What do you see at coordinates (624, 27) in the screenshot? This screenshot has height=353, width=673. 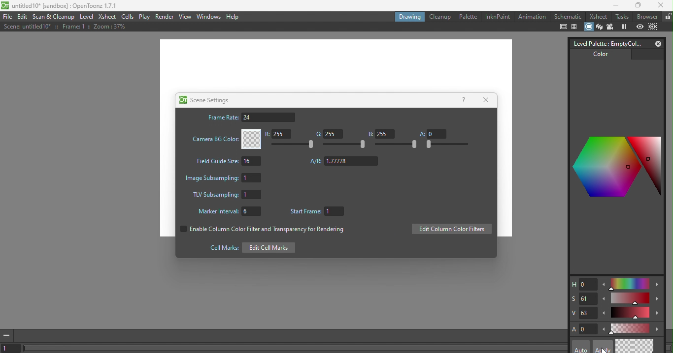 I see `Freeze` at bounding box center [624, 27].